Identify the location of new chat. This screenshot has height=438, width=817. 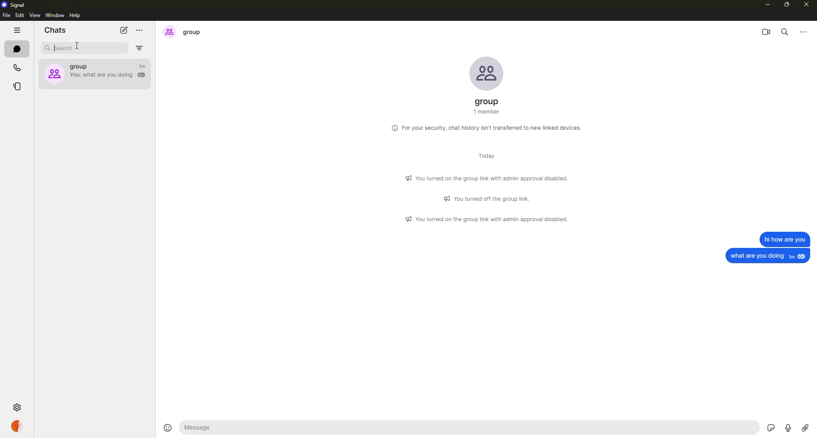
(123, 30).